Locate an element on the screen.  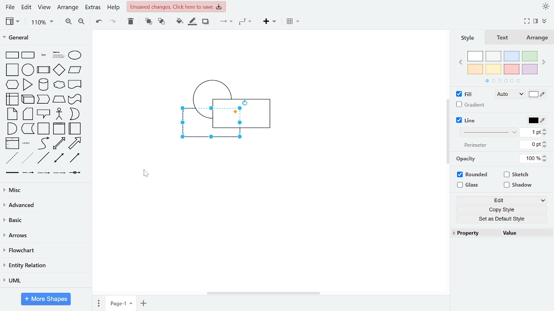
ash is located at coordinates (493, 56).